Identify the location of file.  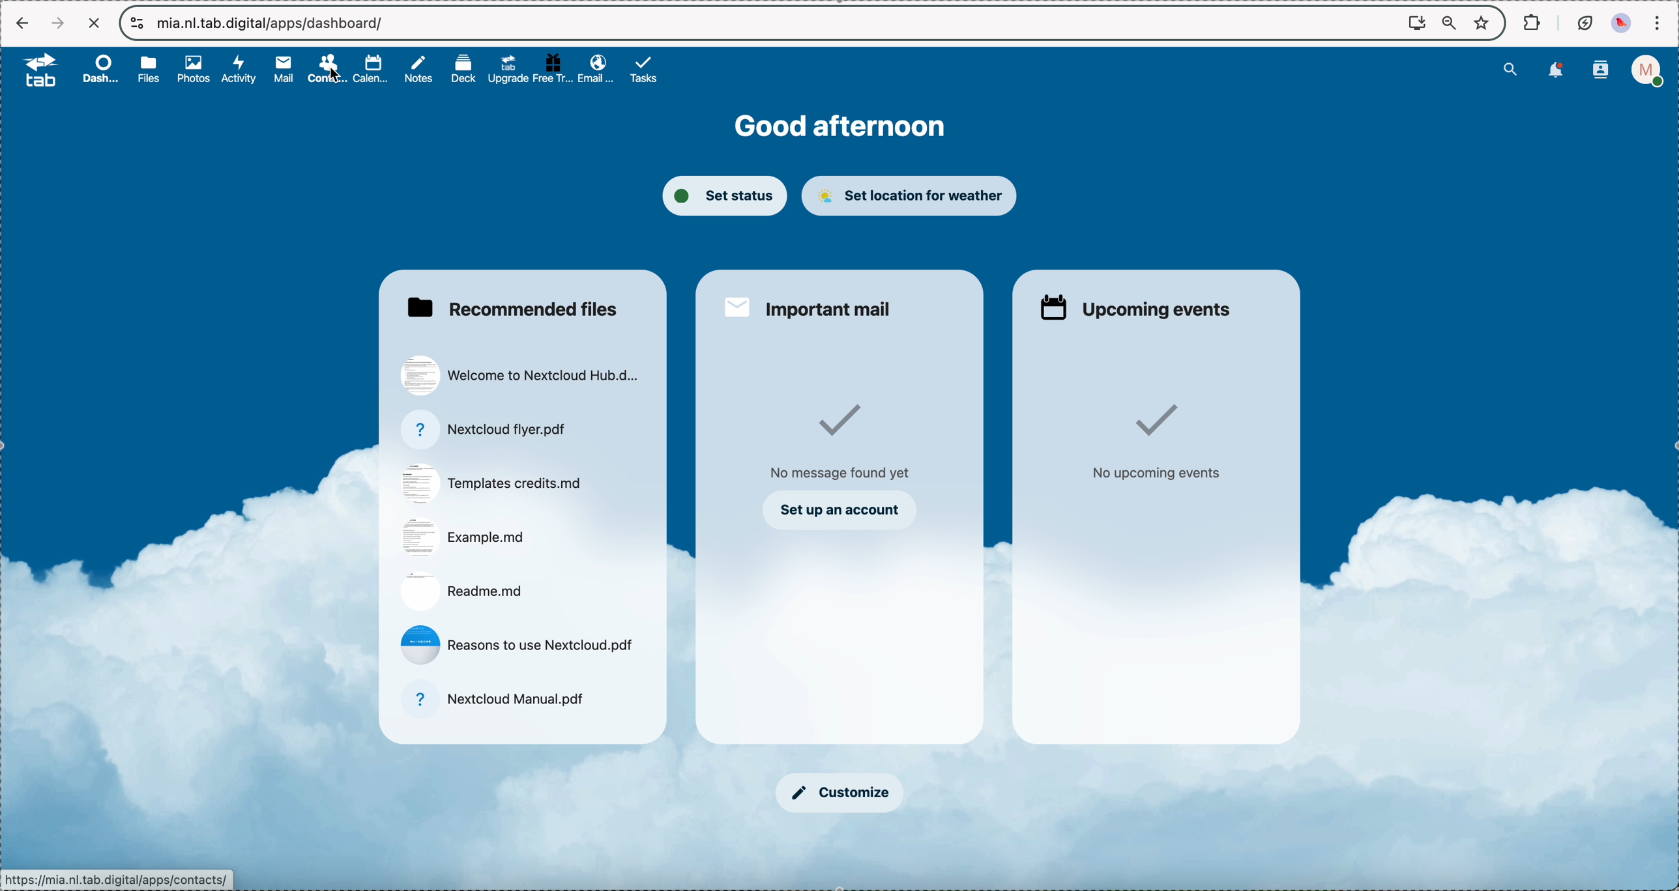
(518, 644).